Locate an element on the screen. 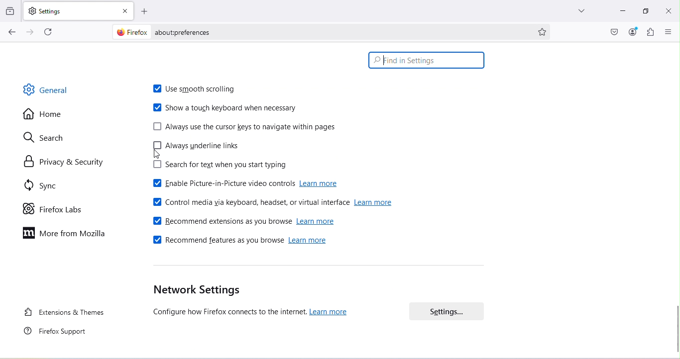  Settings is located at coordinates (451, 310).